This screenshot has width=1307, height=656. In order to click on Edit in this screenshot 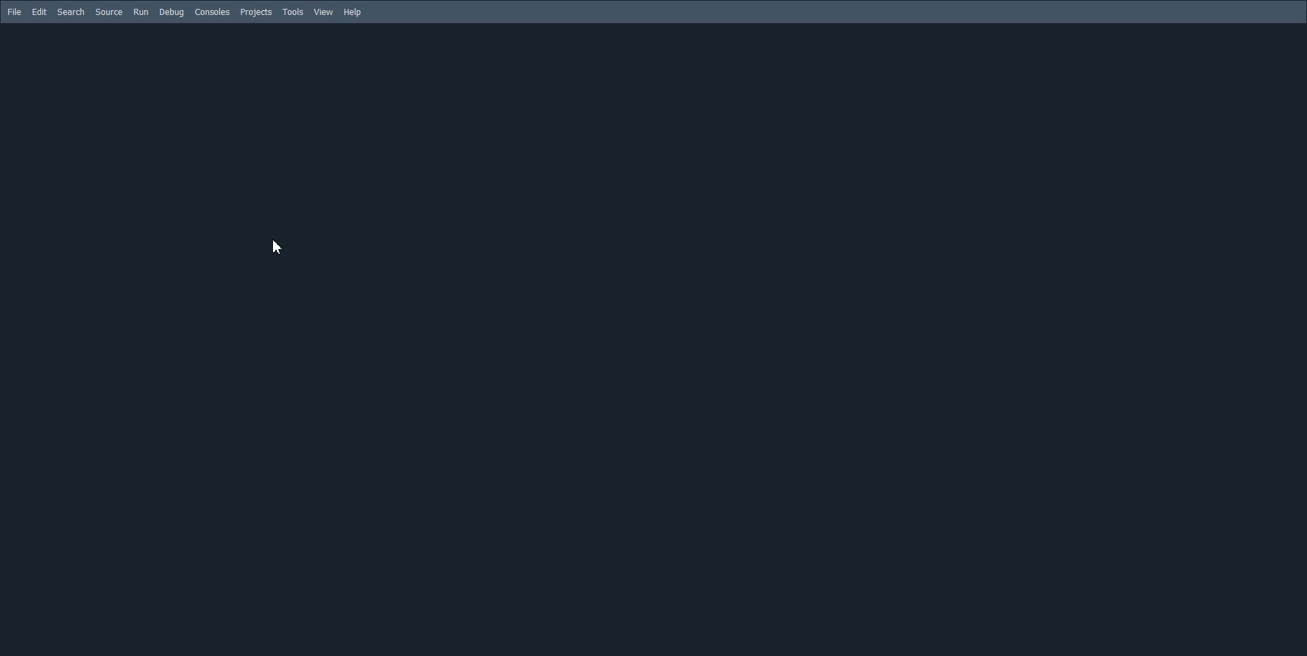, I will do `click(39, 12)`.